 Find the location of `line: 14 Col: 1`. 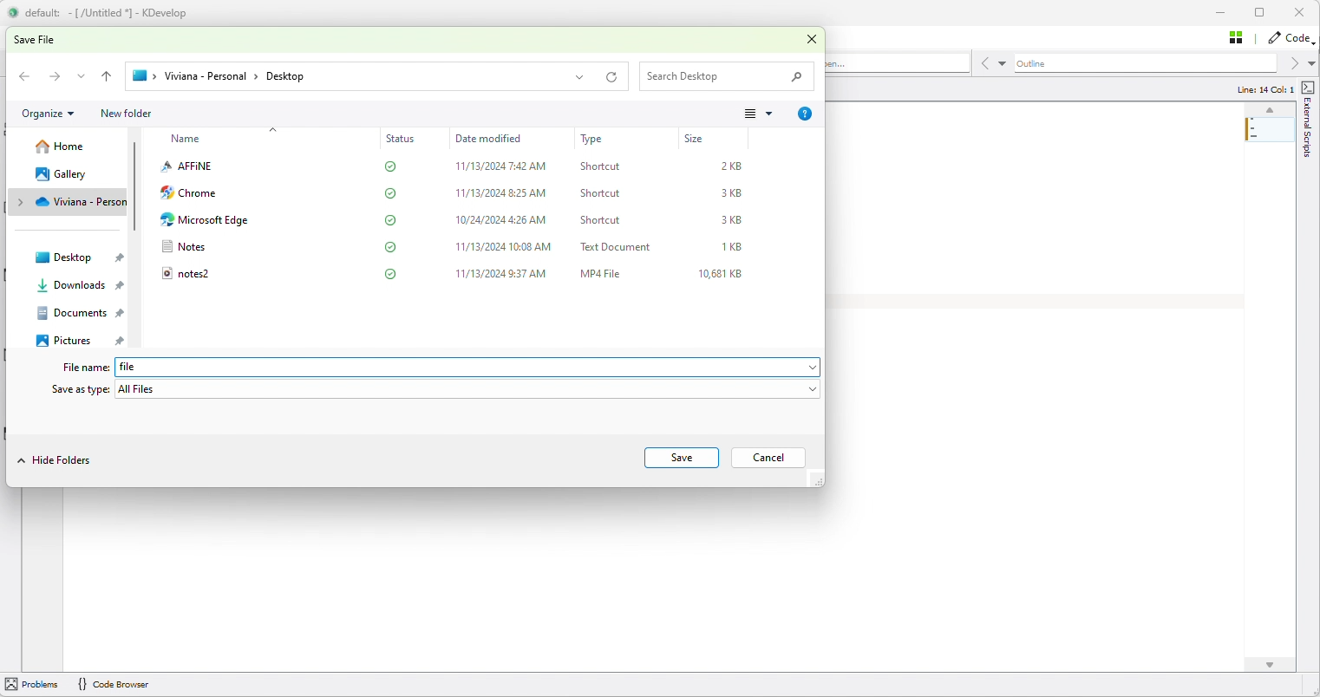

line: 14 Col: 1 is located at coordinates (1263, 88).